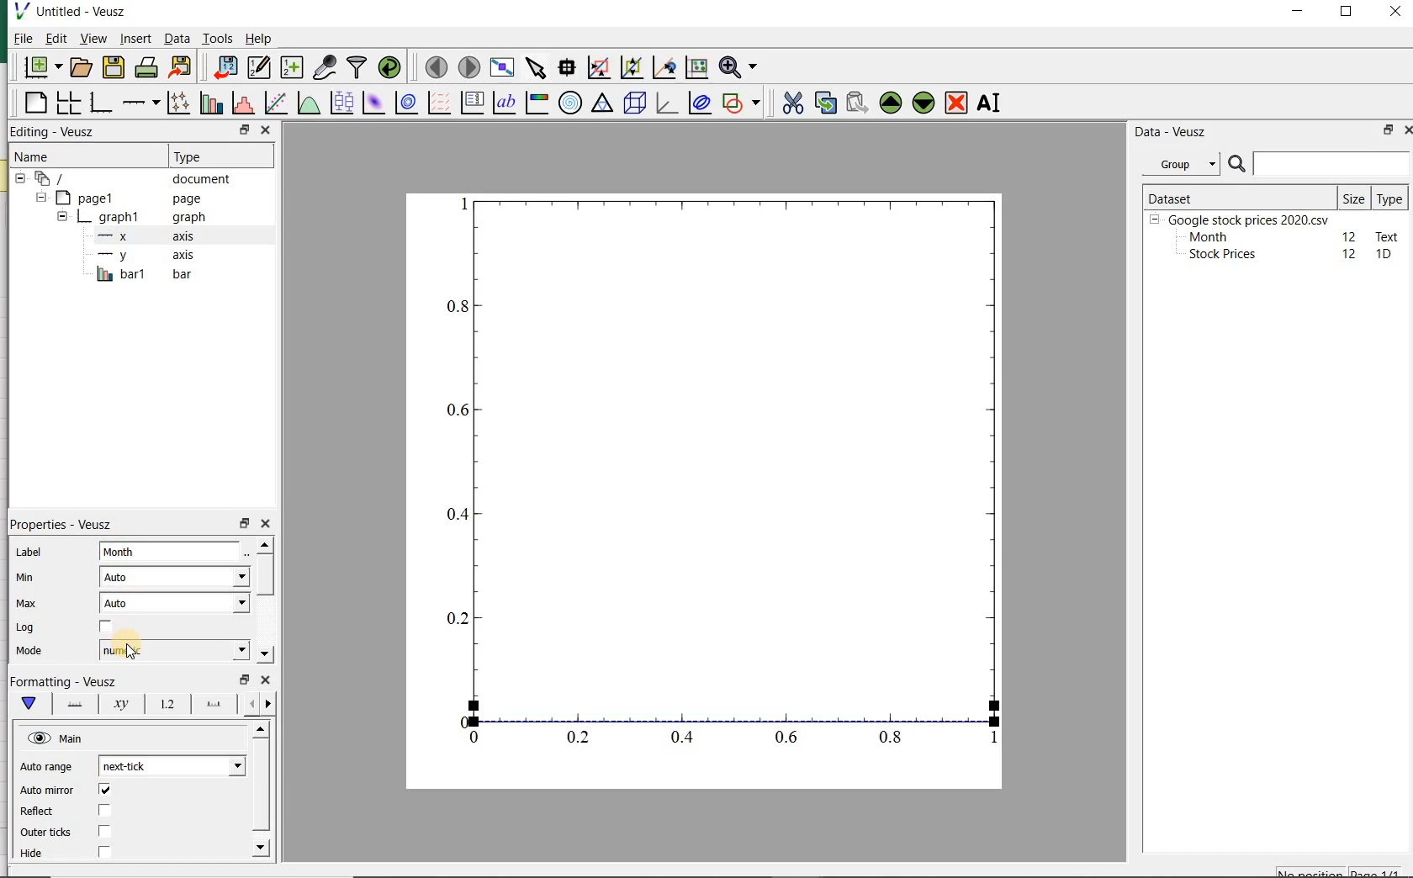 The height and width of the screenshot is (878, 1413). What do you see at coordinates (1238, 195) in the screenshot?
I see `DATASET` at bounding box center [1238, 195].